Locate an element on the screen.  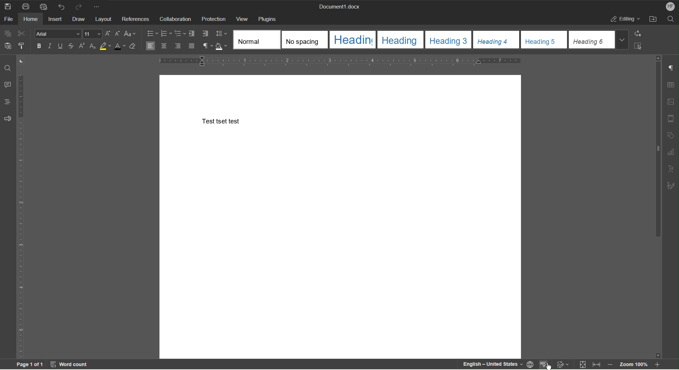
Nested List is located at coordinates (180, 34).